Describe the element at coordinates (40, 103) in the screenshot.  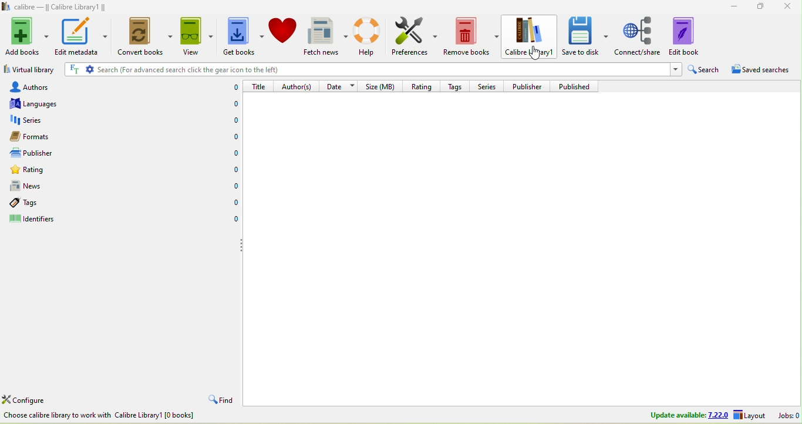
I see `languages` at that location.